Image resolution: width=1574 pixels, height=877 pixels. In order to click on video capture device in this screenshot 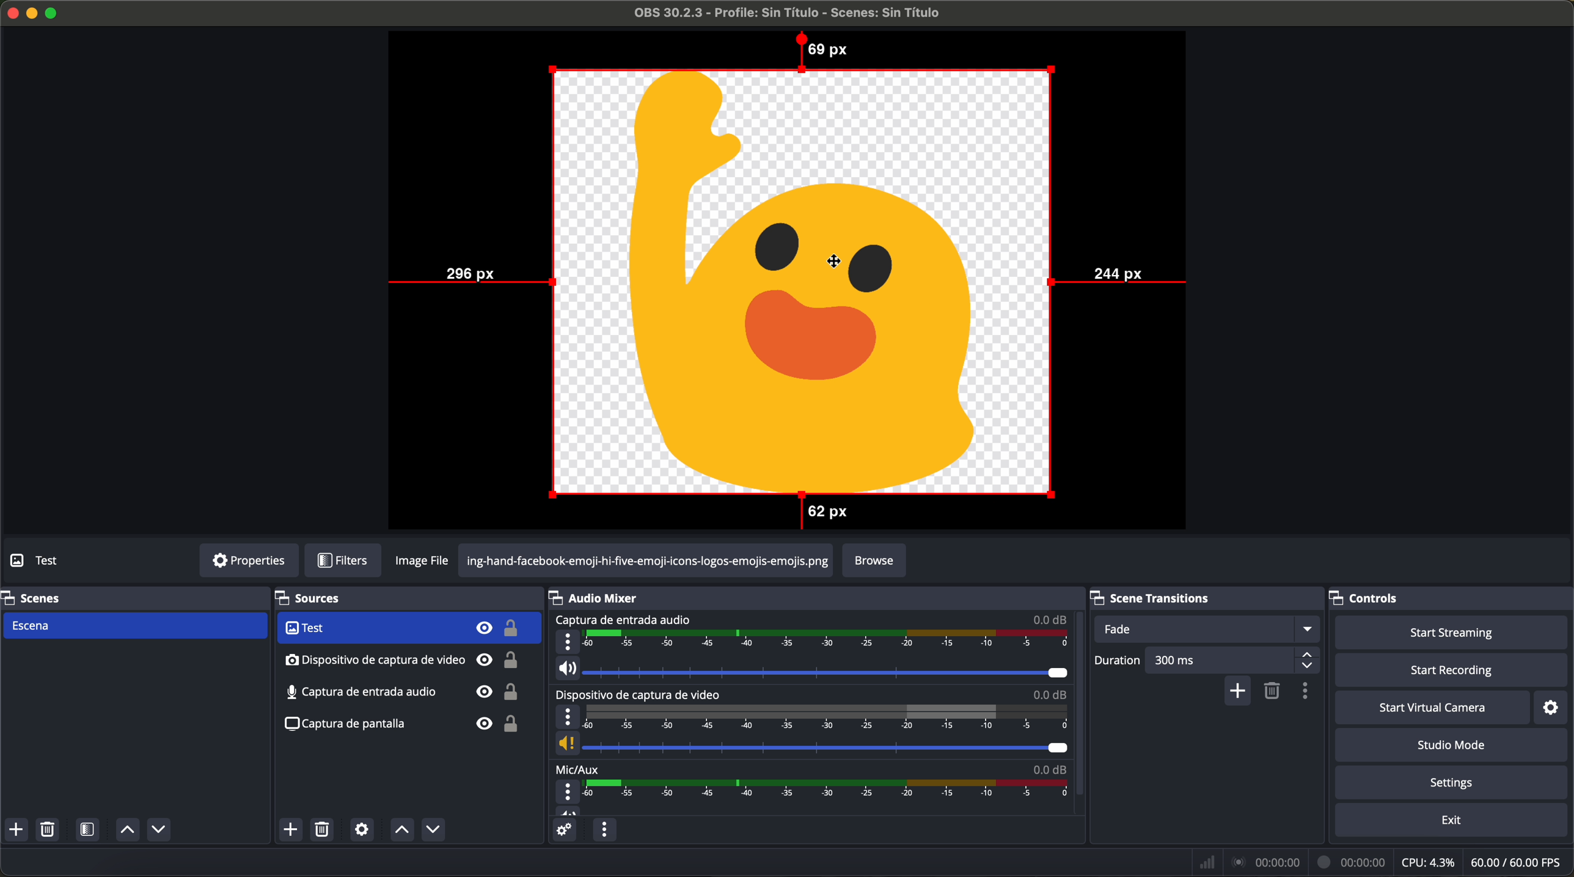, I will do `click(408, 628)`.